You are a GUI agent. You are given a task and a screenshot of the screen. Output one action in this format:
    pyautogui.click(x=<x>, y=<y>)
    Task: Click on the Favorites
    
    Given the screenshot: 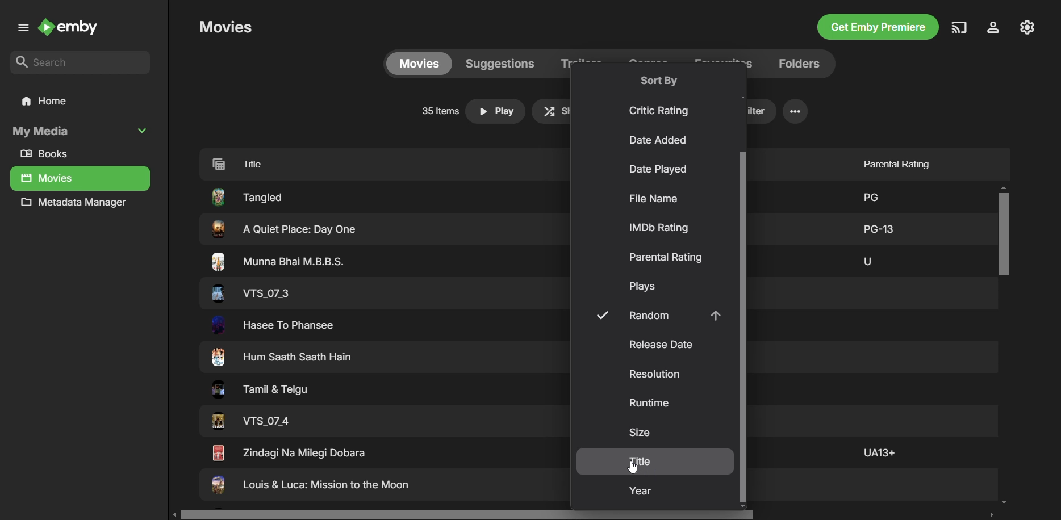 What is the action you would take?
    pyautogui.click(x=722, y=62)
    